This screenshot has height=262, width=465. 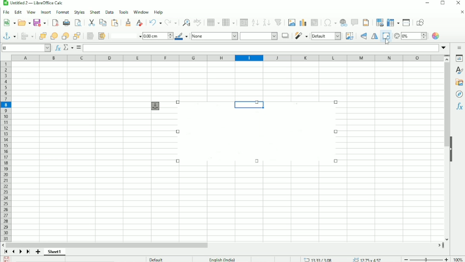 I want to click on Sort ascending, so click(x=255, y=23).